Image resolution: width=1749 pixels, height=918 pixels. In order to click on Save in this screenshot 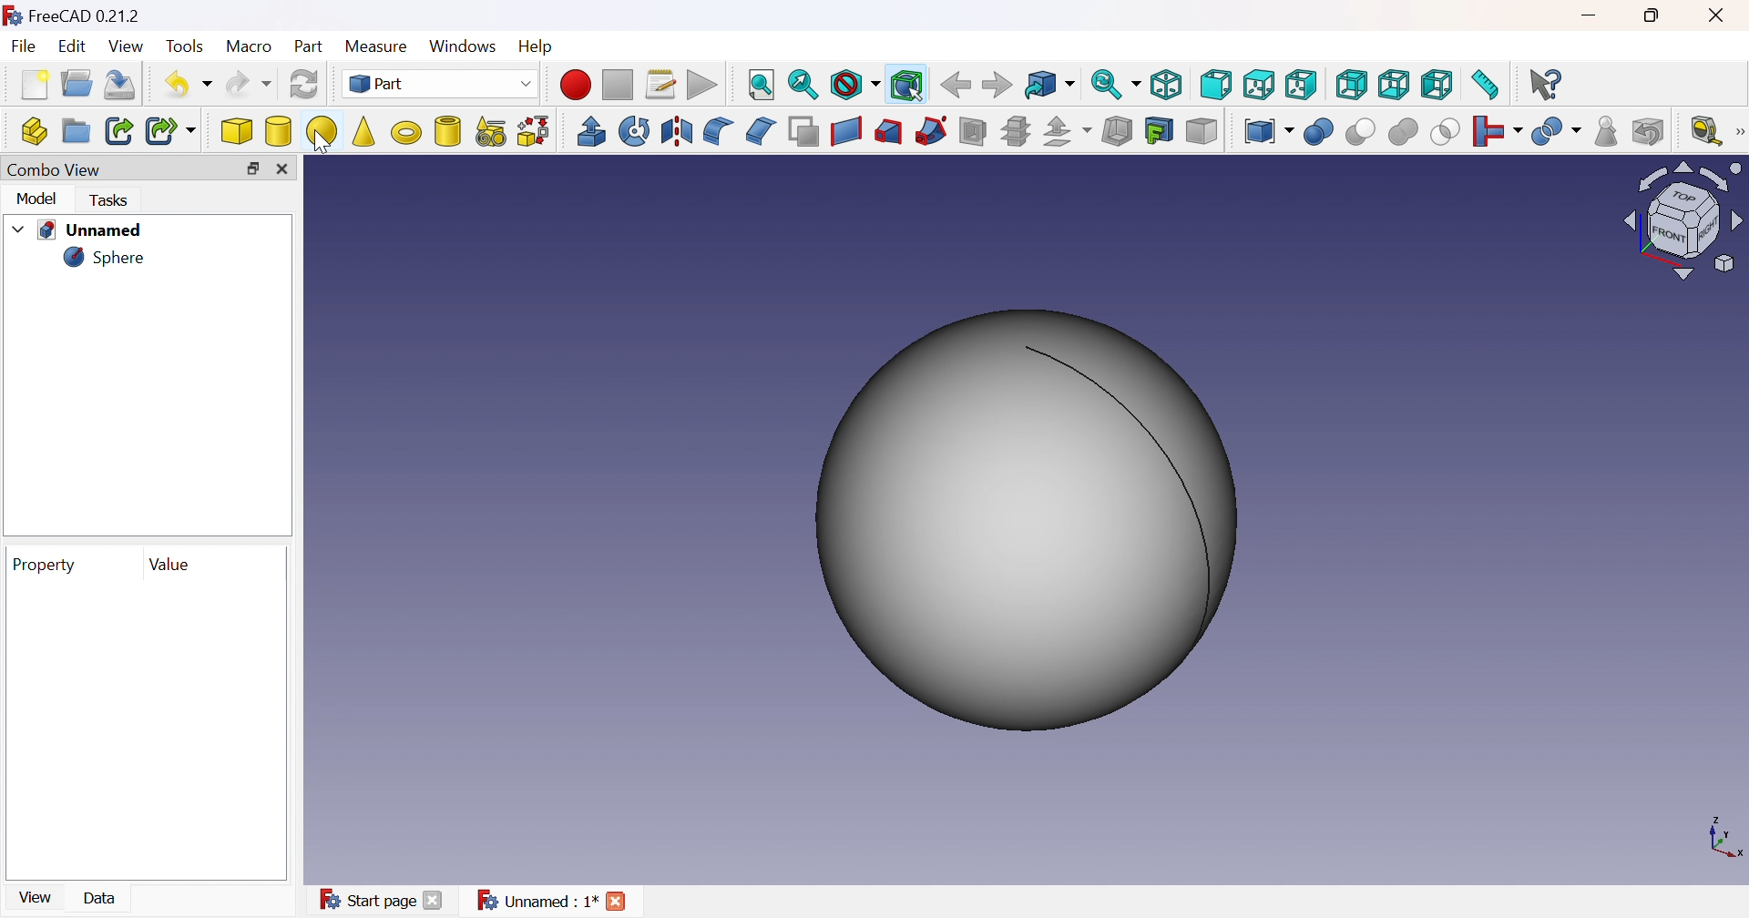, I will do `click(123, 86)`.